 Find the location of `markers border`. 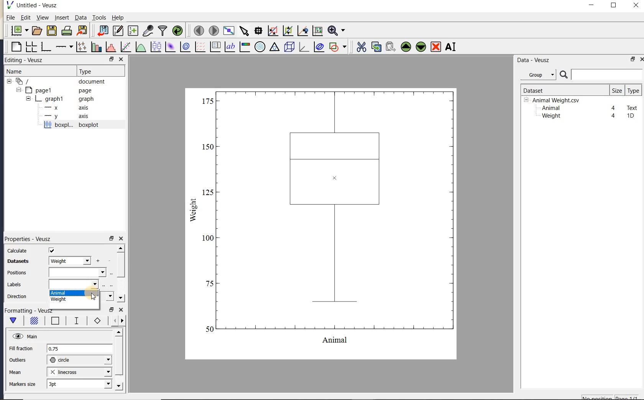

markers border is located at coordinates (96, 321).